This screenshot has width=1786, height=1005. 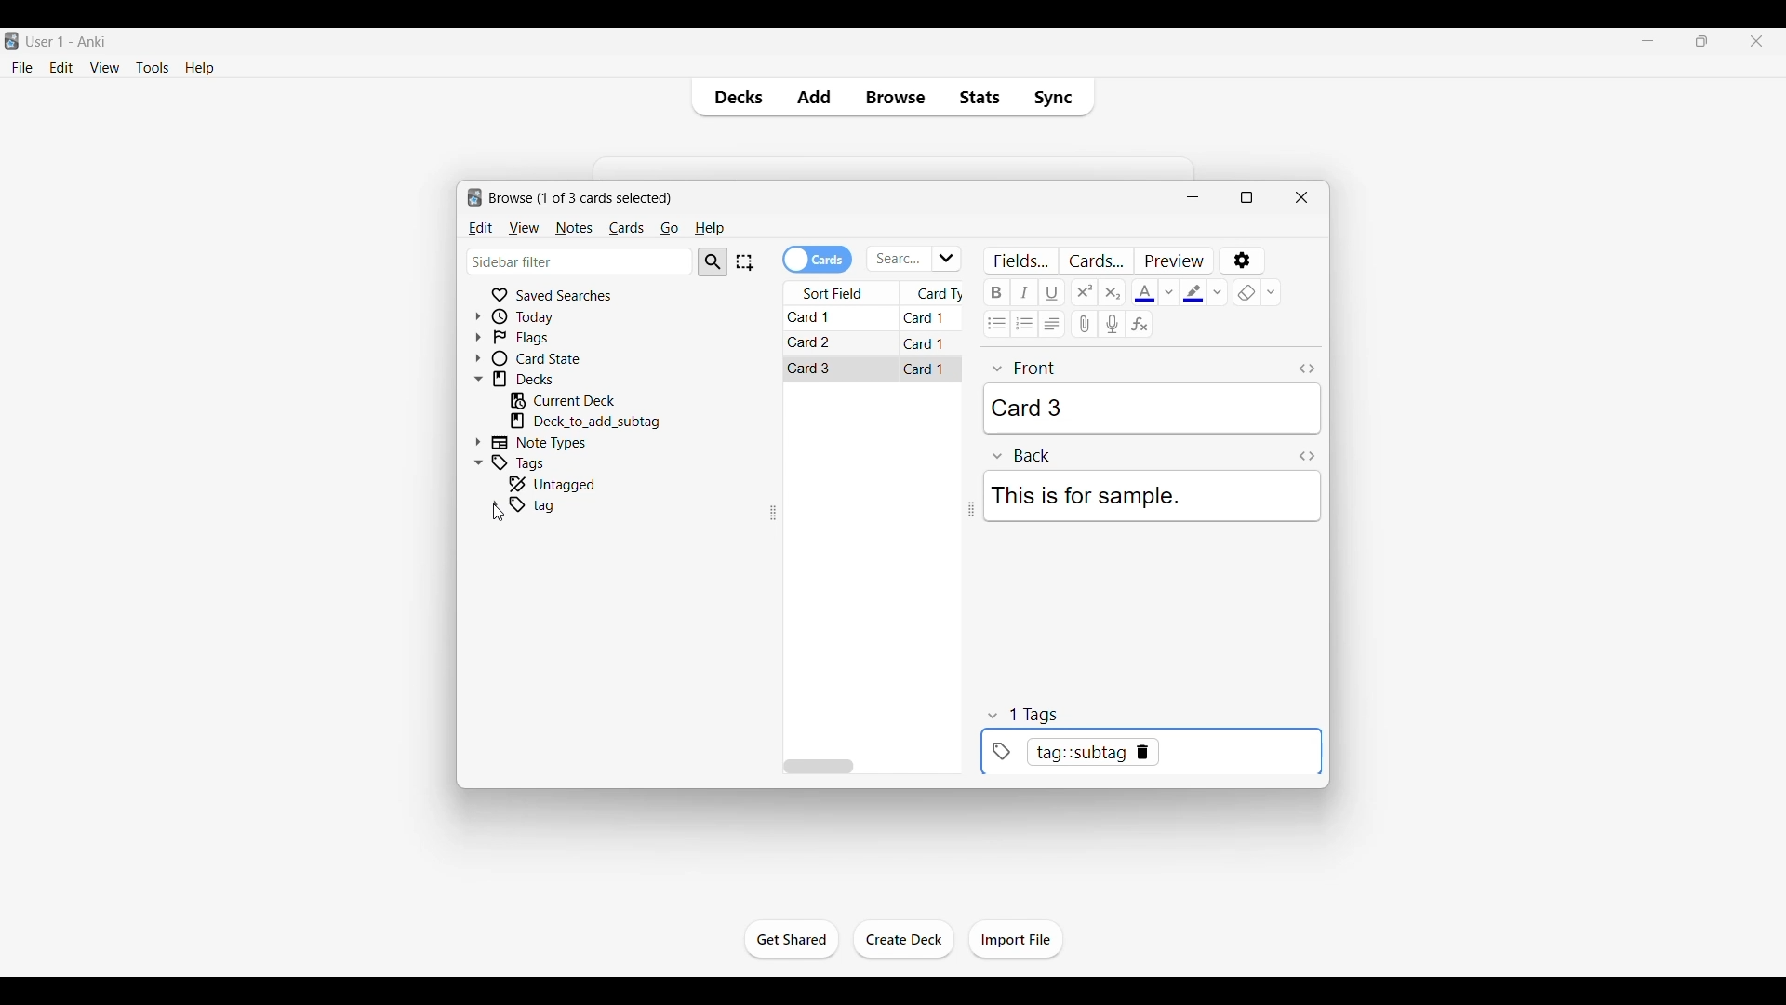 I want to click on Toggle cards/notes, so click(x=817, y=260).